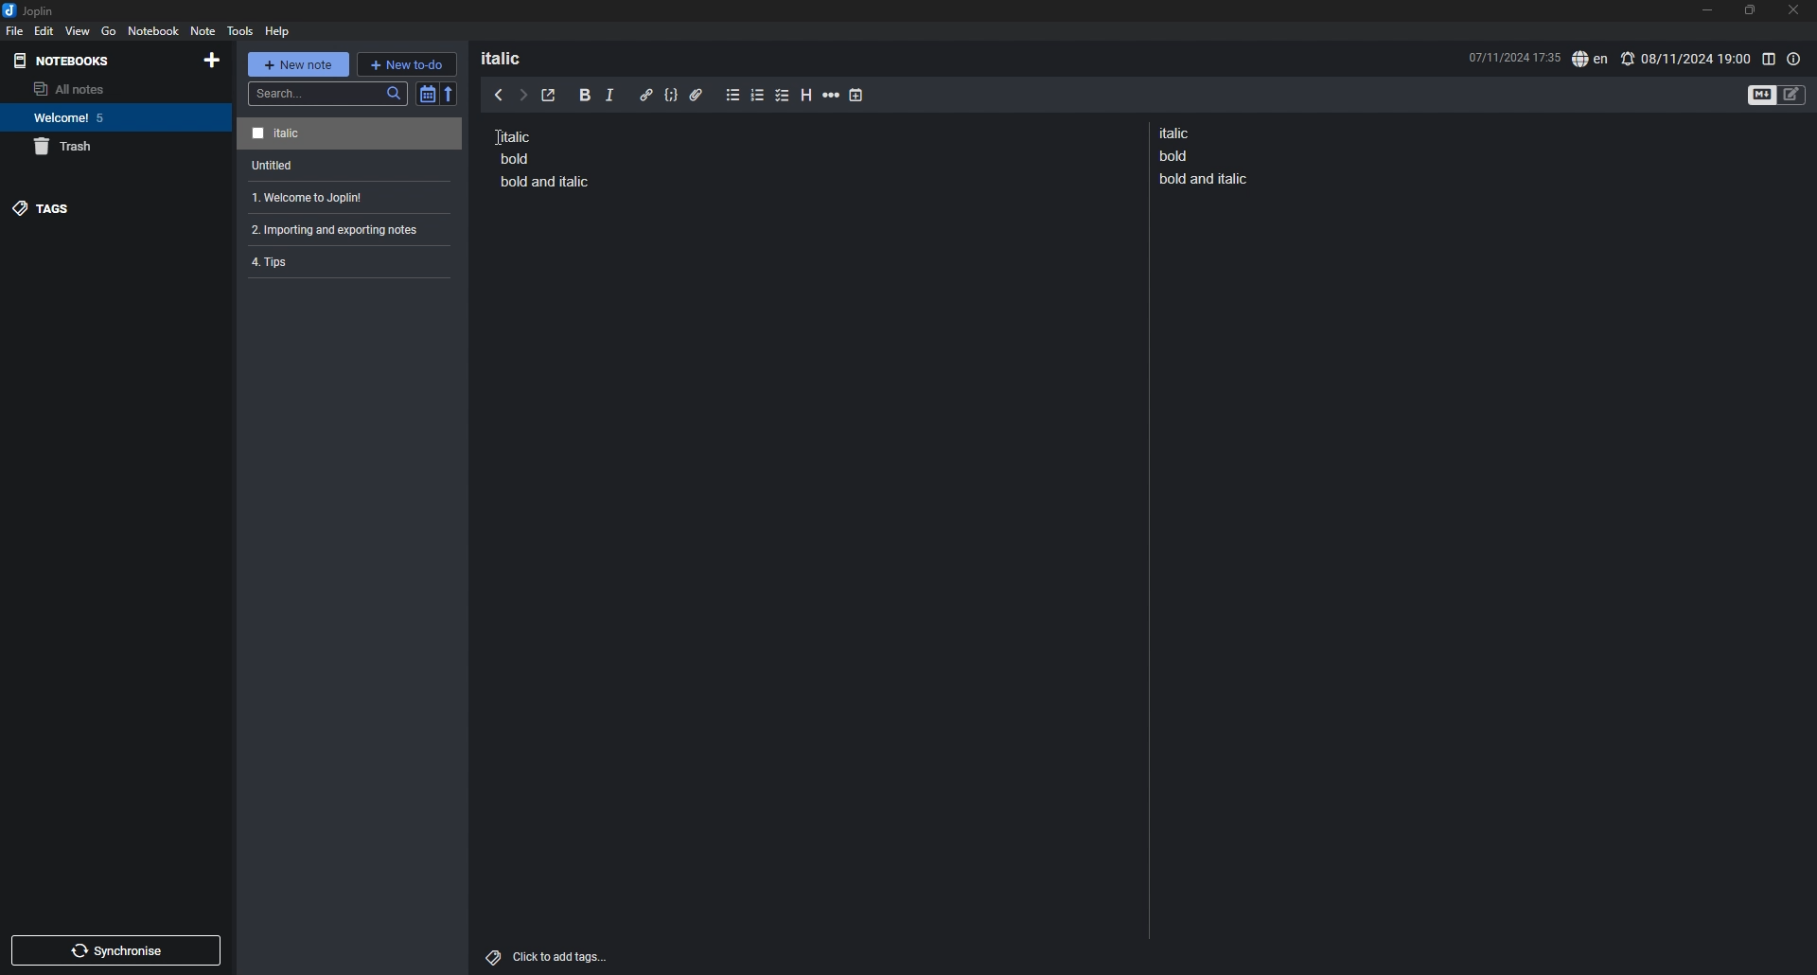 The image size is (1817, 975). What do you see at coordinates (28, 10) in the screenshot?
I see `joplin` at bounding box center [28, 10].